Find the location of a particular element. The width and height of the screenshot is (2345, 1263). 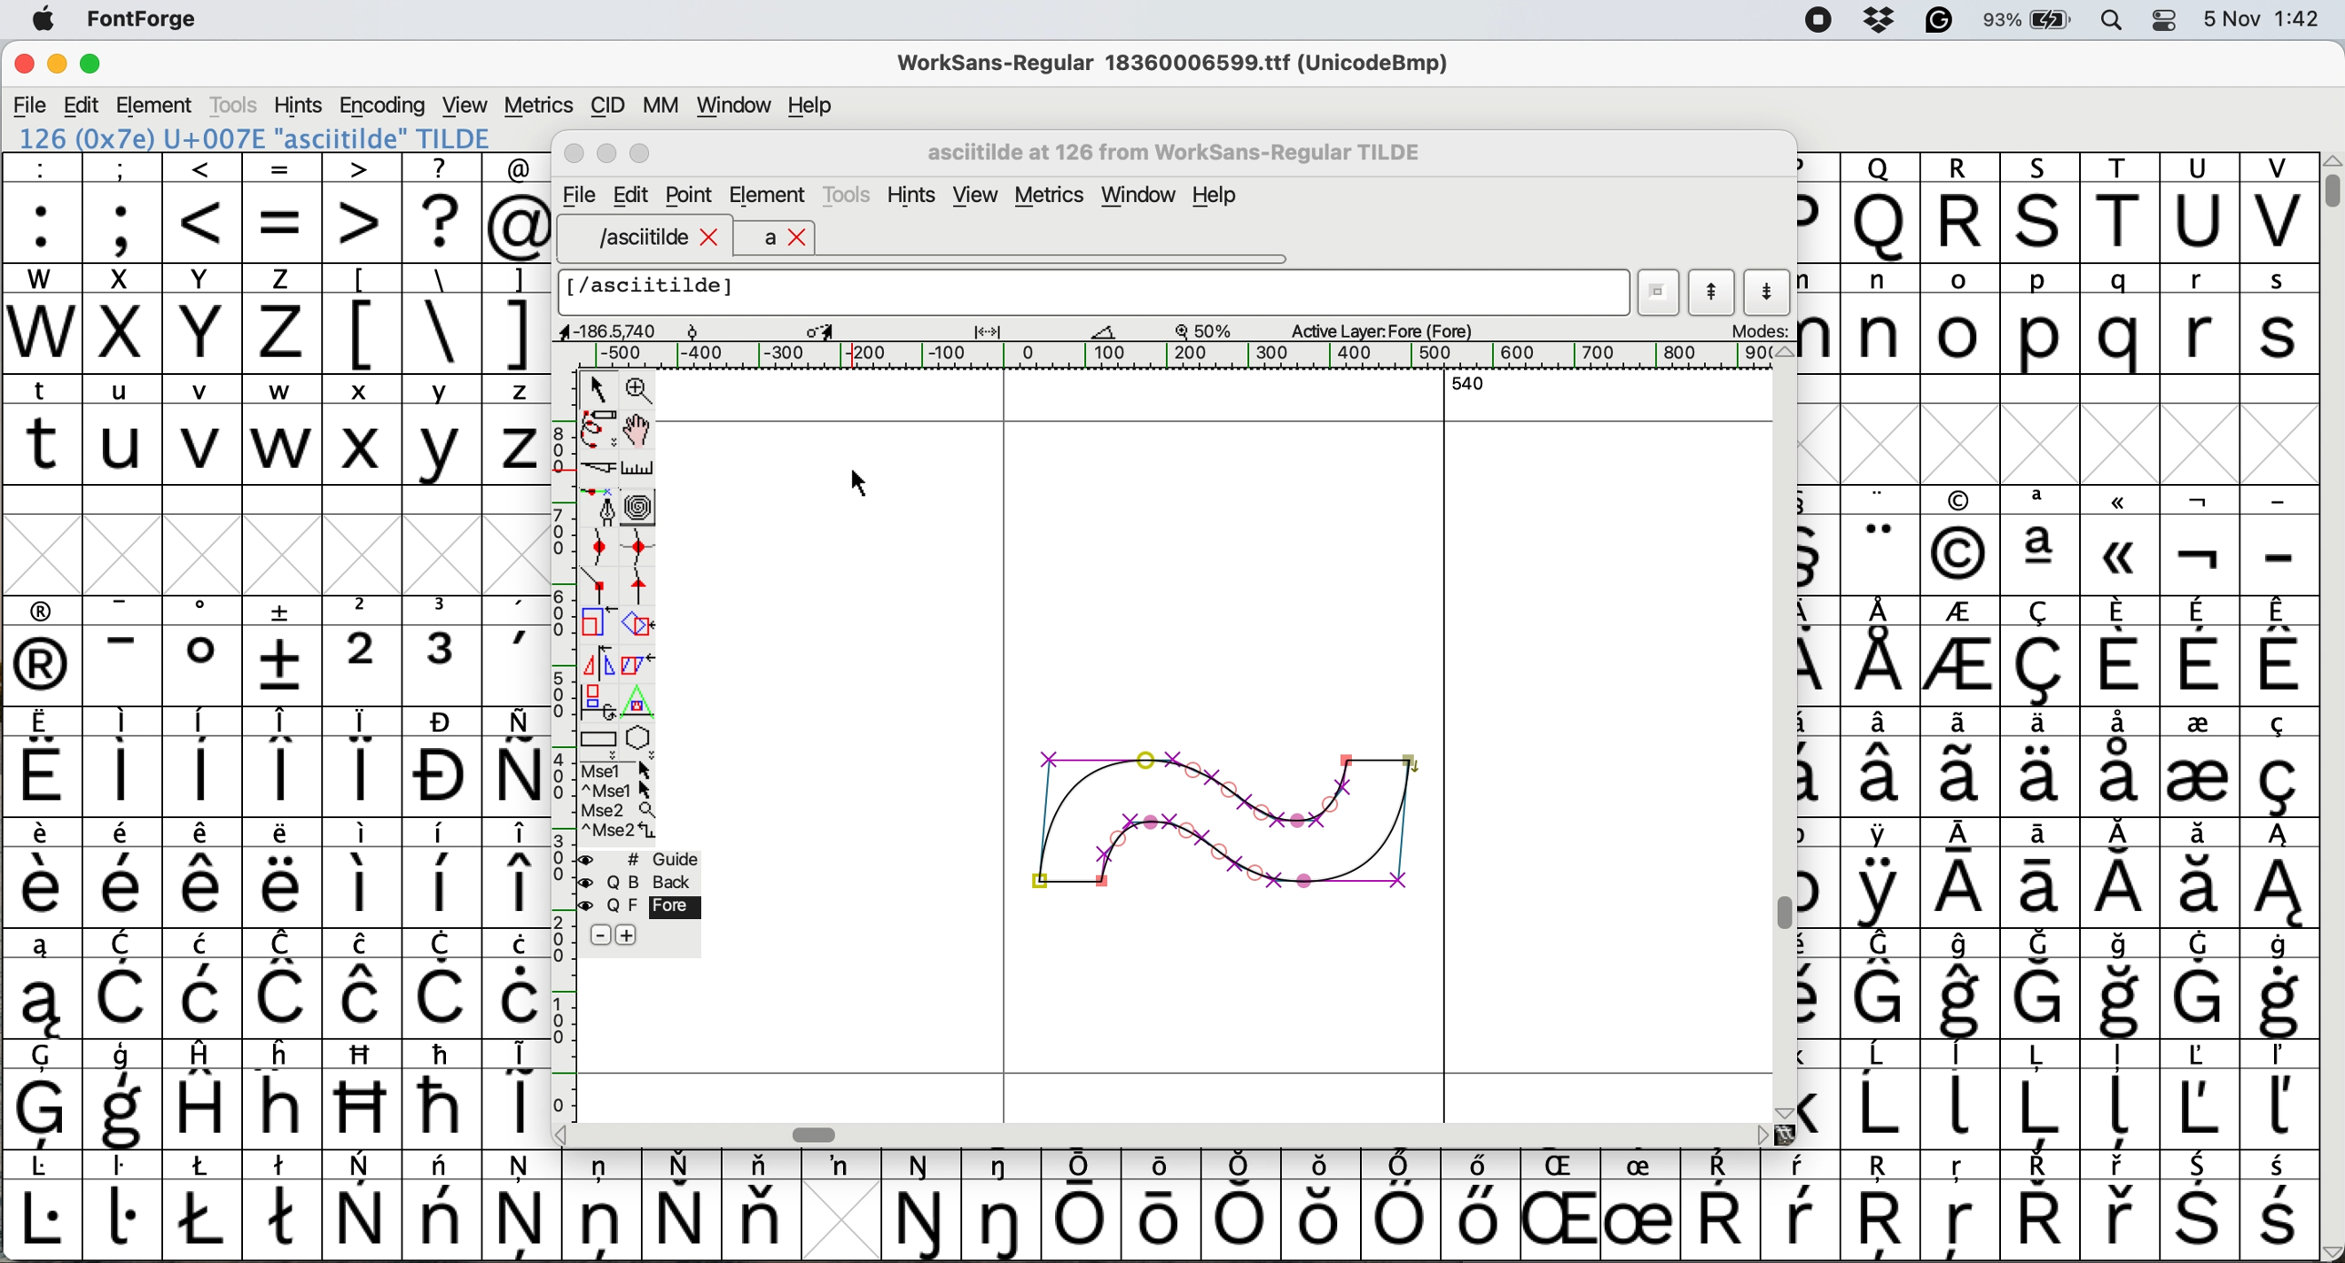

add a  point then drag out its control points is located at coordinates (600, 506).